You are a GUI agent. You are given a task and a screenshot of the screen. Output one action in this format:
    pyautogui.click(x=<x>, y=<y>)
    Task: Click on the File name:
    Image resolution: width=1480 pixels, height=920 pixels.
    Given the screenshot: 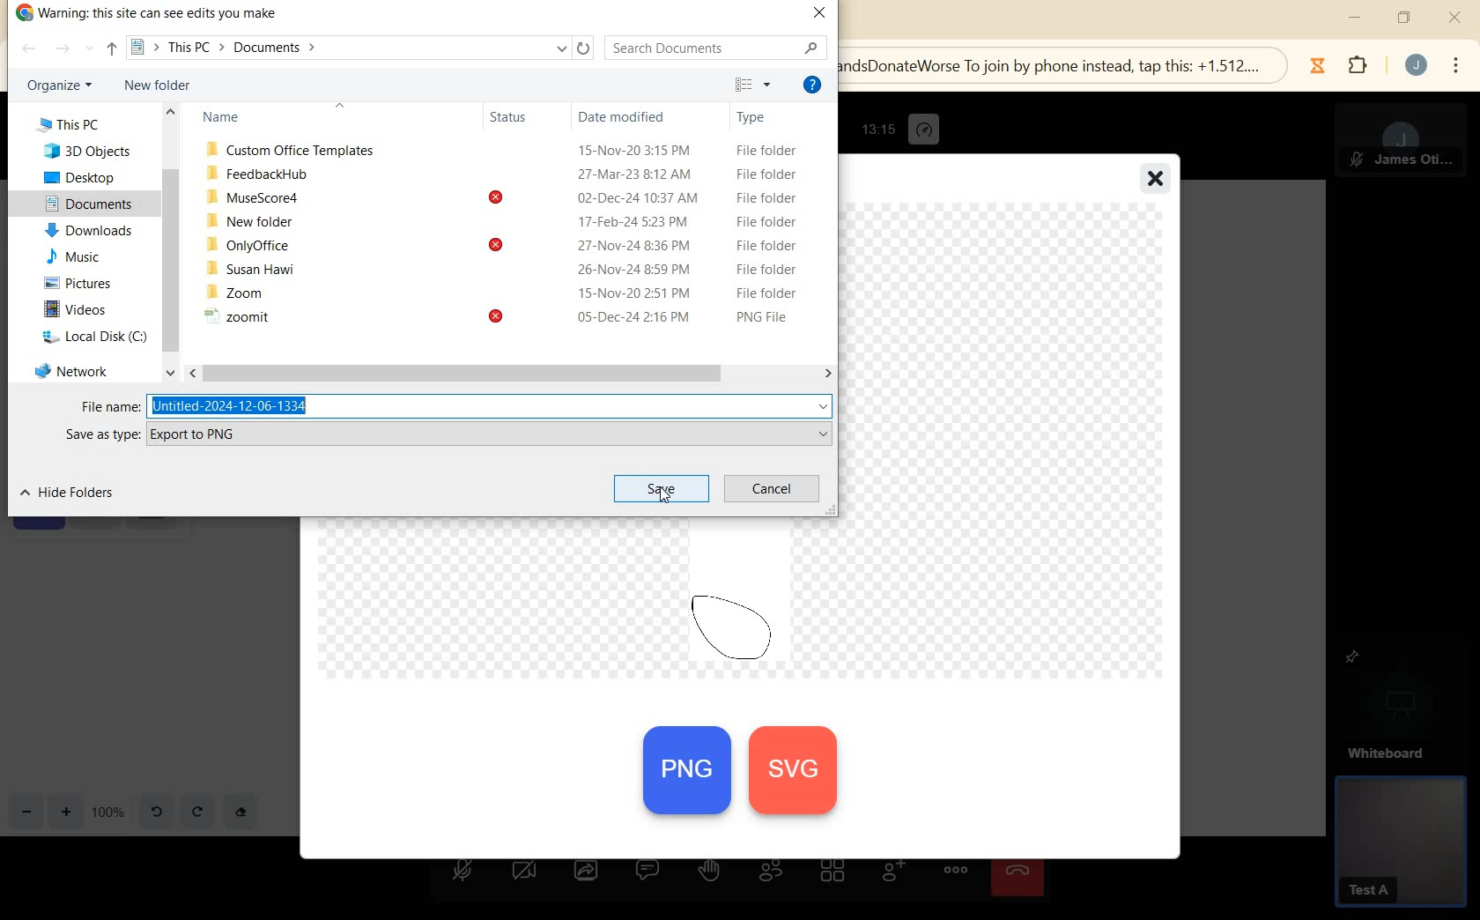 What is the action you would take?
    pyautogui.click(x=113, y=407)
    